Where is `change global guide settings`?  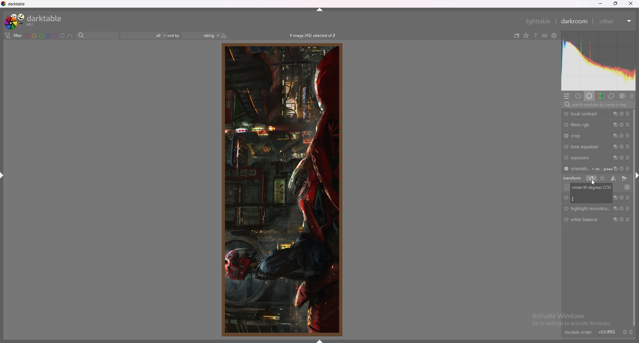 change global guide settings is located at coordinates (627, 187).